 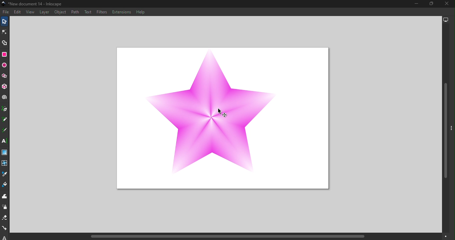 I want to click on Filters, so click(x=102, y=12).